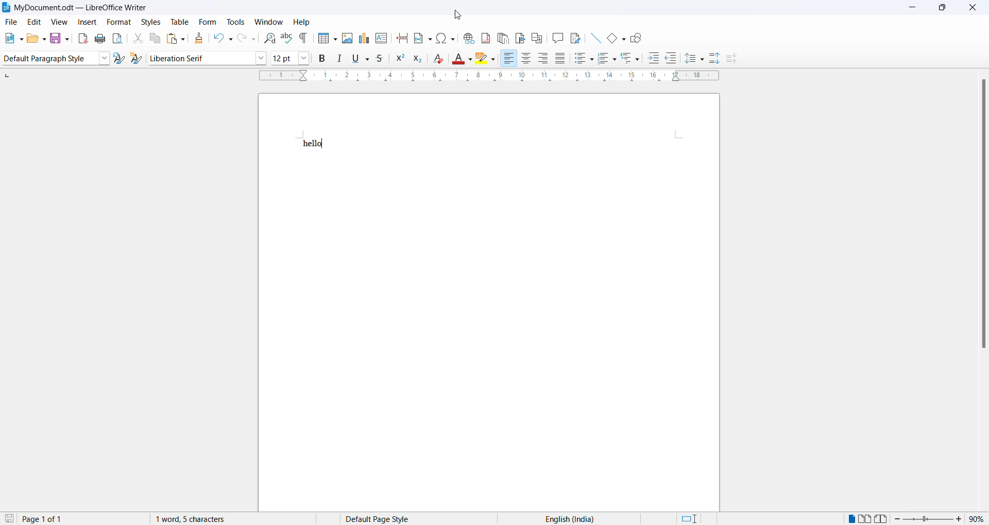  Describe the element at coordinates (75, 8) in the screenshot. I see `My Document.odt - libreoffice writer` at that location.